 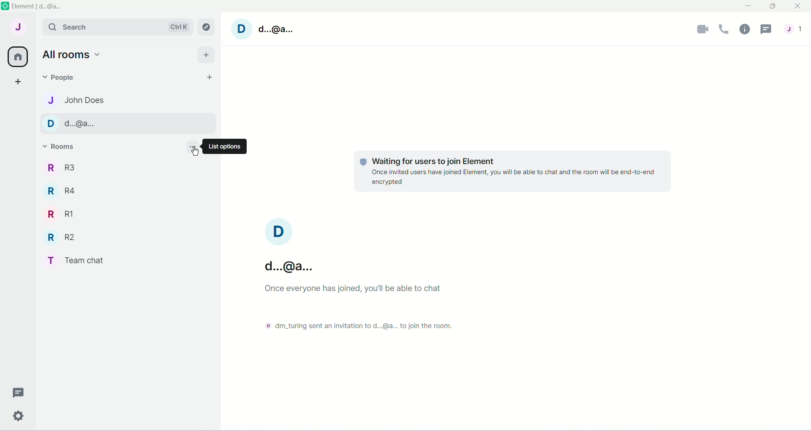 I want to click on Video Call, so click(x=703, y=28).